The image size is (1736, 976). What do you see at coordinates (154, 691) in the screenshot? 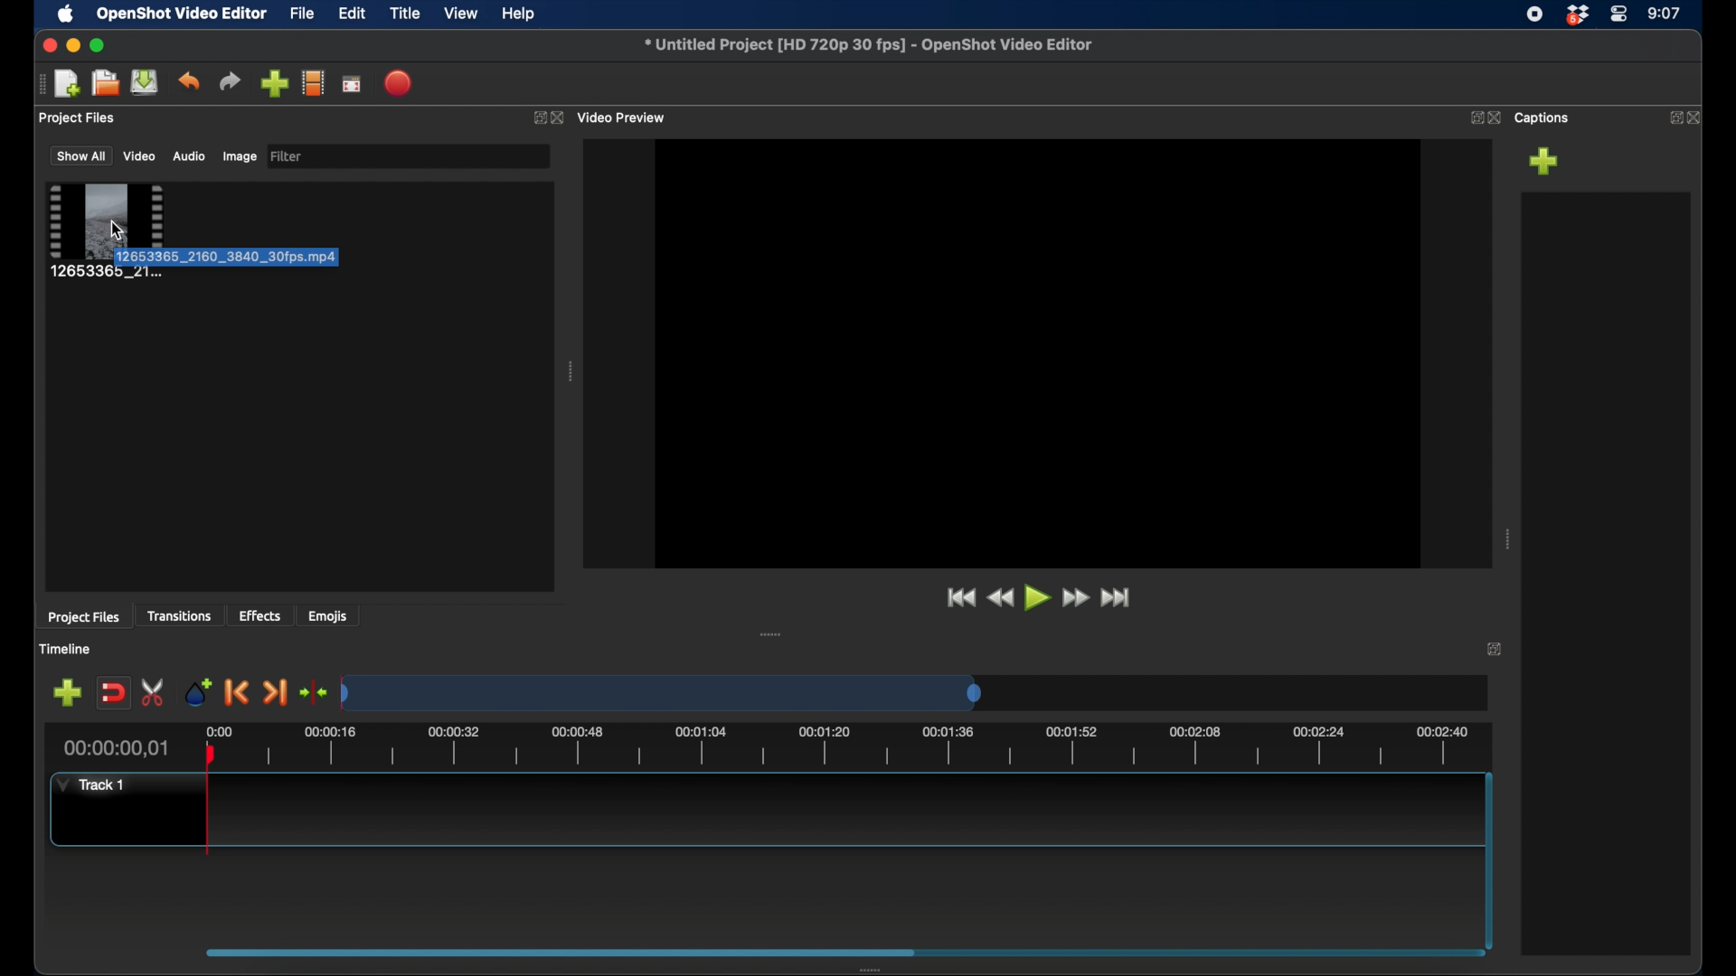
I see `enable razor` at bounding box center [154, 691].